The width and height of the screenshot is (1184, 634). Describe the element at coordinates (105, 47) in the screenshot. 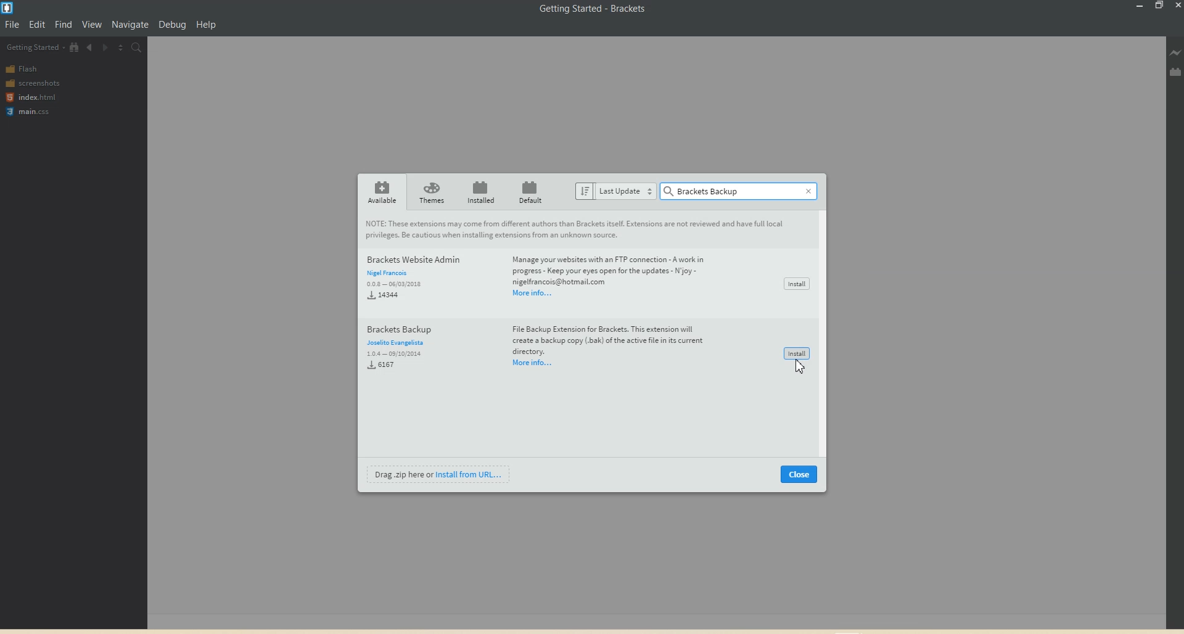

I see `Navigate Forwards` at that location.